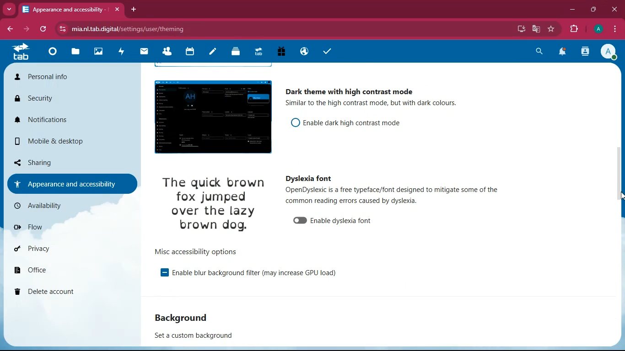 This screenshot has width=625, height=351. What do you see at coordinates (520, 30) in the screenshot?
I see `desktop` at bounding box center [520, 30].